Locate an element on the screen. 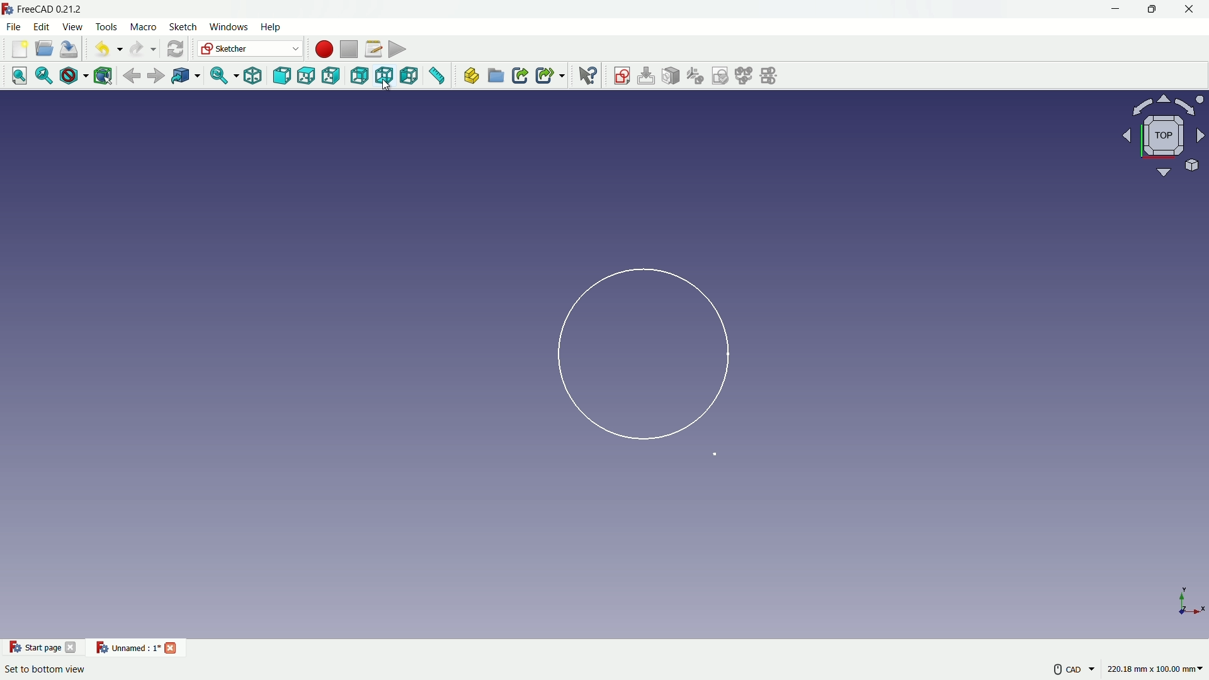 The image size is (1209, 680). view menu is located at coordinates (74, 27).